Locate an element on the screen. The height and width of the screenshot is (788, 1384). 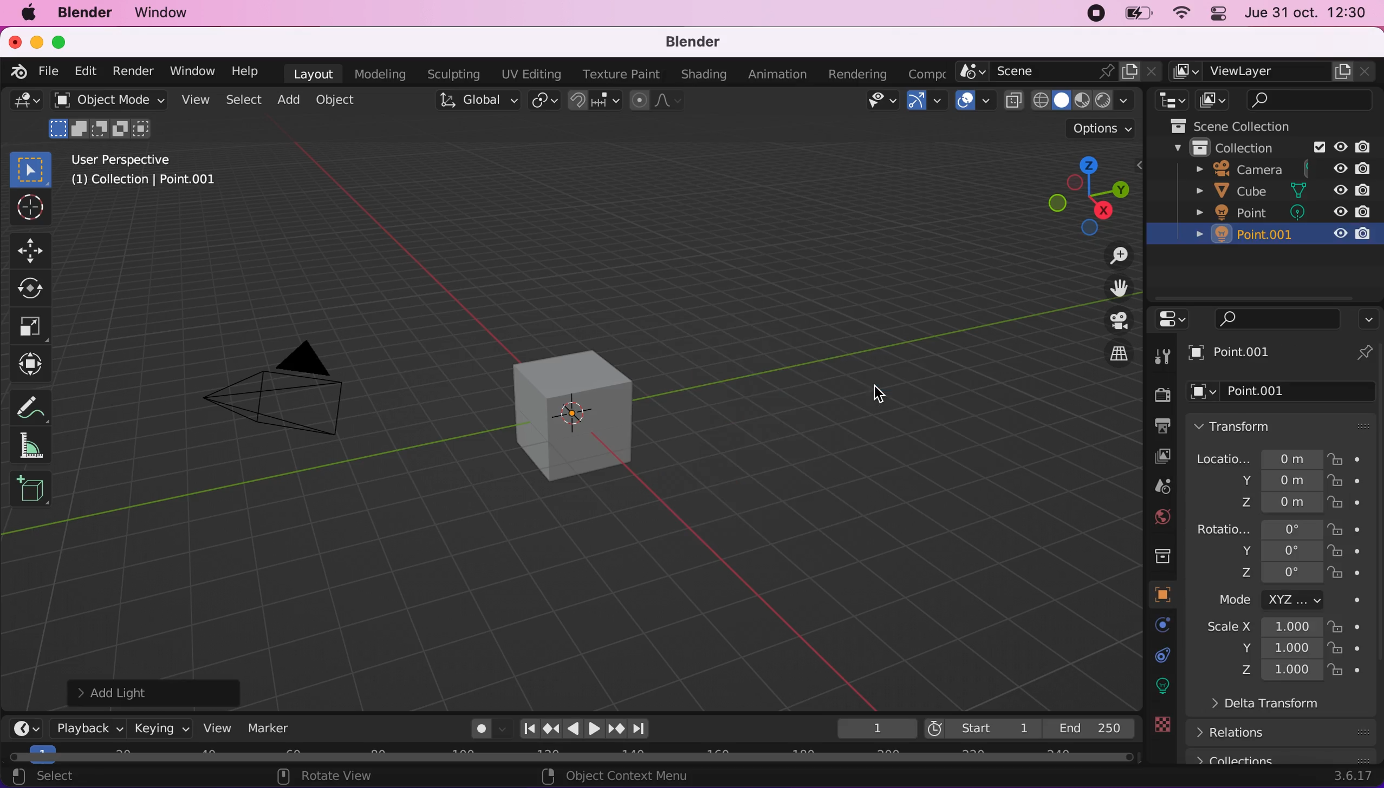
texture paint is located at coordinates (622, 74).